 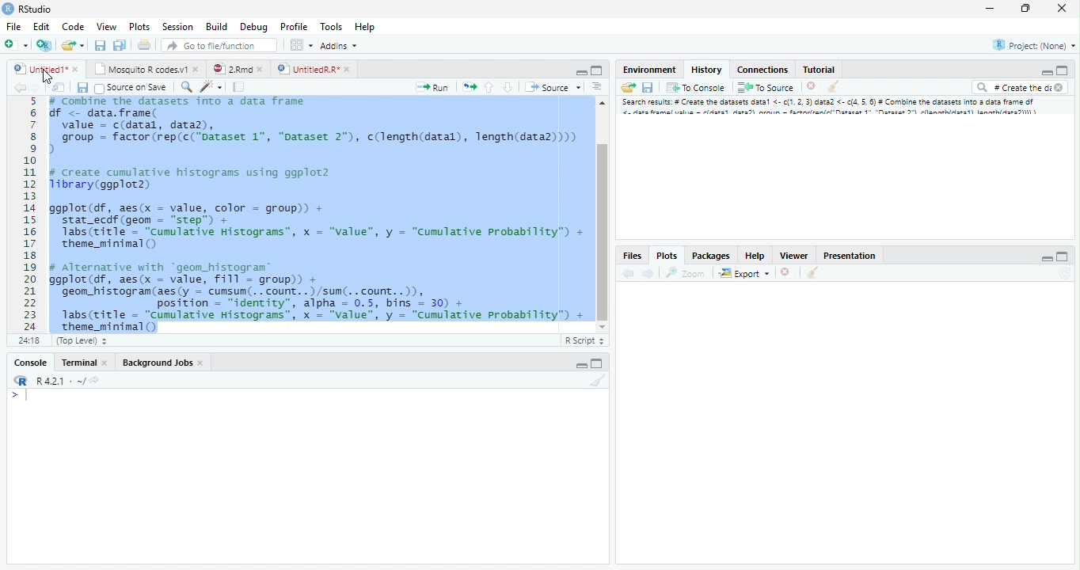 What do you see at coordinates (82, 88) in the screenshot?
I see `Save` at bounding box center [82, 88].